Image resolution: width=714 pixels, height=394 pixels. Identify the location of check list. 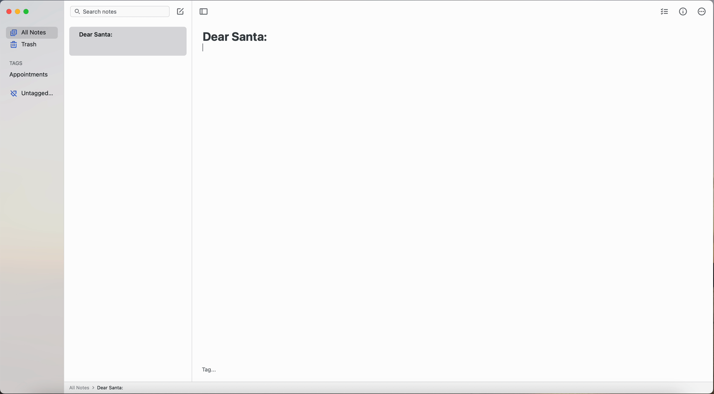
(664, 12).